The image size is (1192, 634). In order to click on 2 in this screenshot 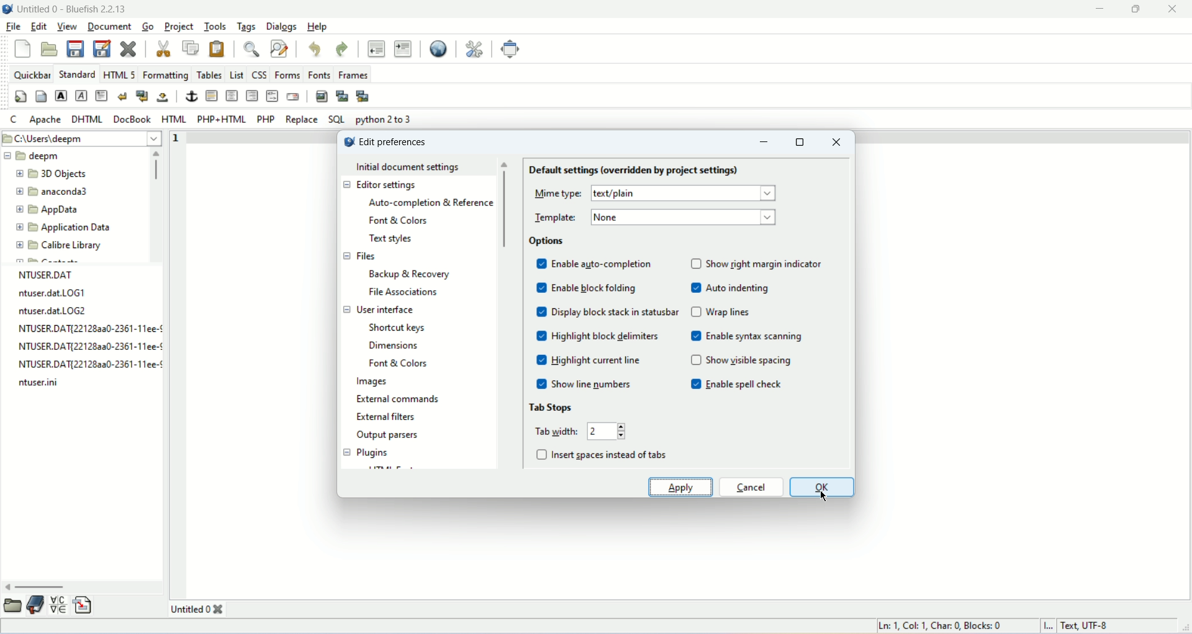, I will do `click(605, 432)`.